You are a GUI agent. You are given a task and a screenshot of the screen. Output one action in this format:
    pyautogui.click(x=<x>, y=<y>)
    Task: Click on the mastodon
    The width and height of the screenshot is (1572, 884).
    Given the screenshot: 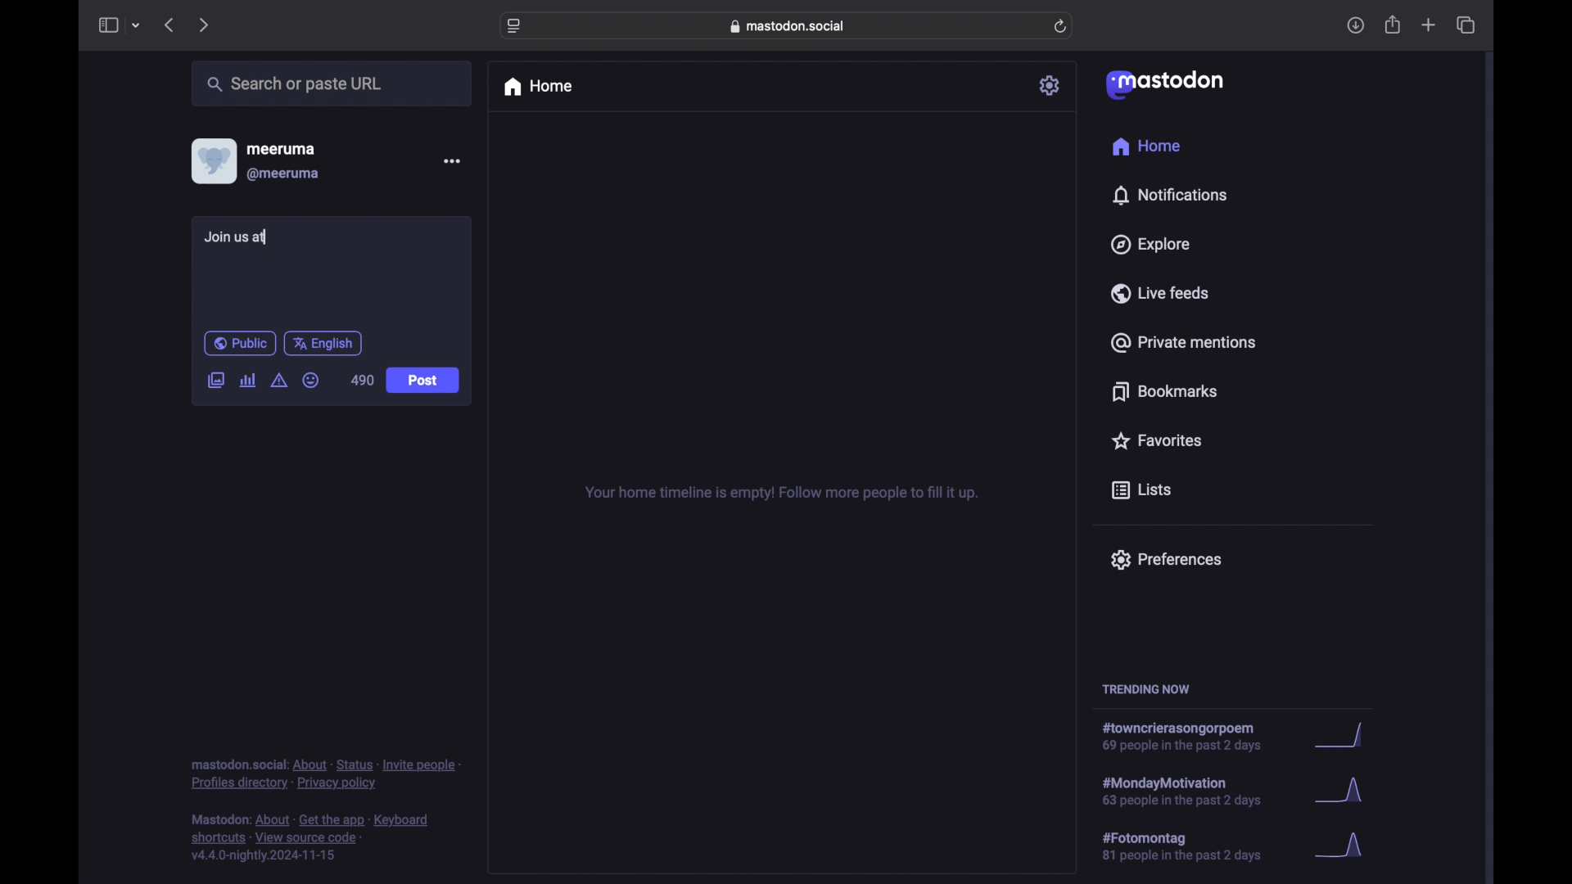 What is the action you would take?
    pyautogui.click(x=1163, y=83)
    